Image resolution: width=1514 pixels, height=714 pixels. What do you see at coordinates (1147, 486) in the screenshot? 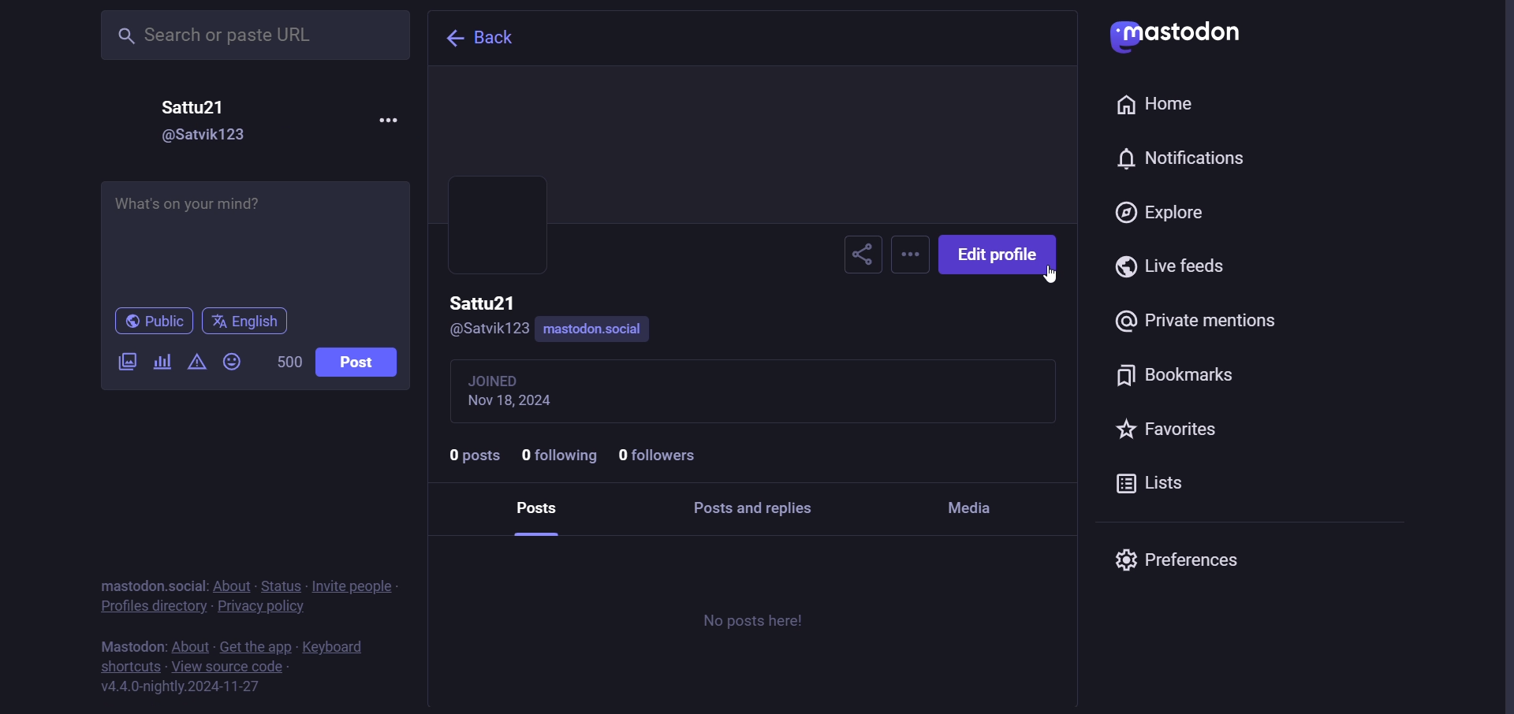
I see `lists` at bounding box center [1147, 486].